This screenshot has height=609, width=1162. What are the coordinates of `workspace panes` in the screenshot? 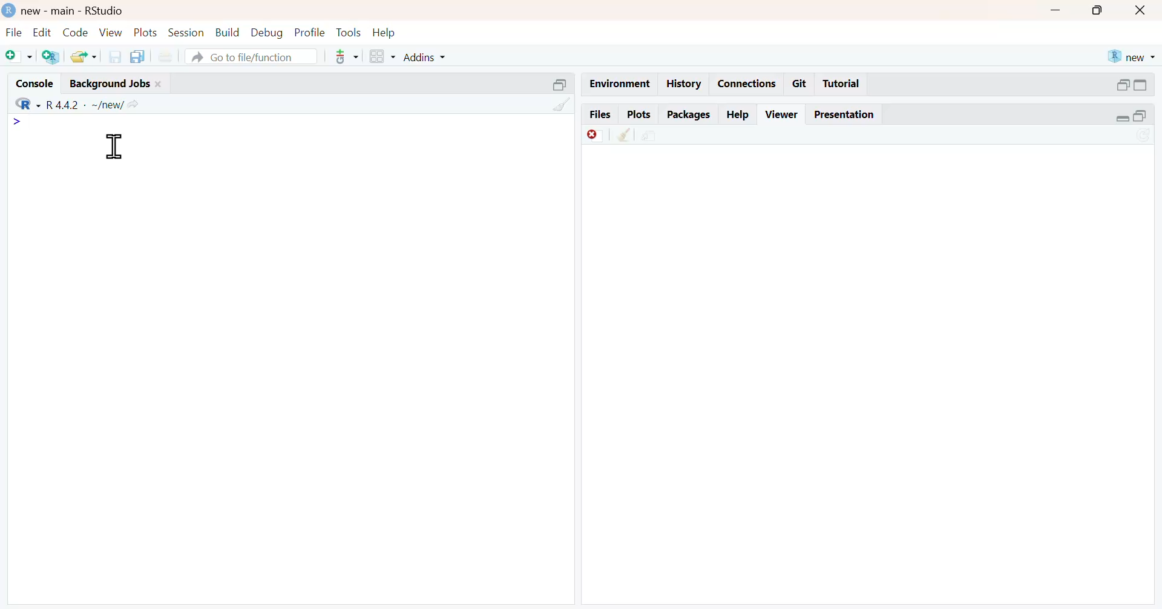 It's located at (381, 56).